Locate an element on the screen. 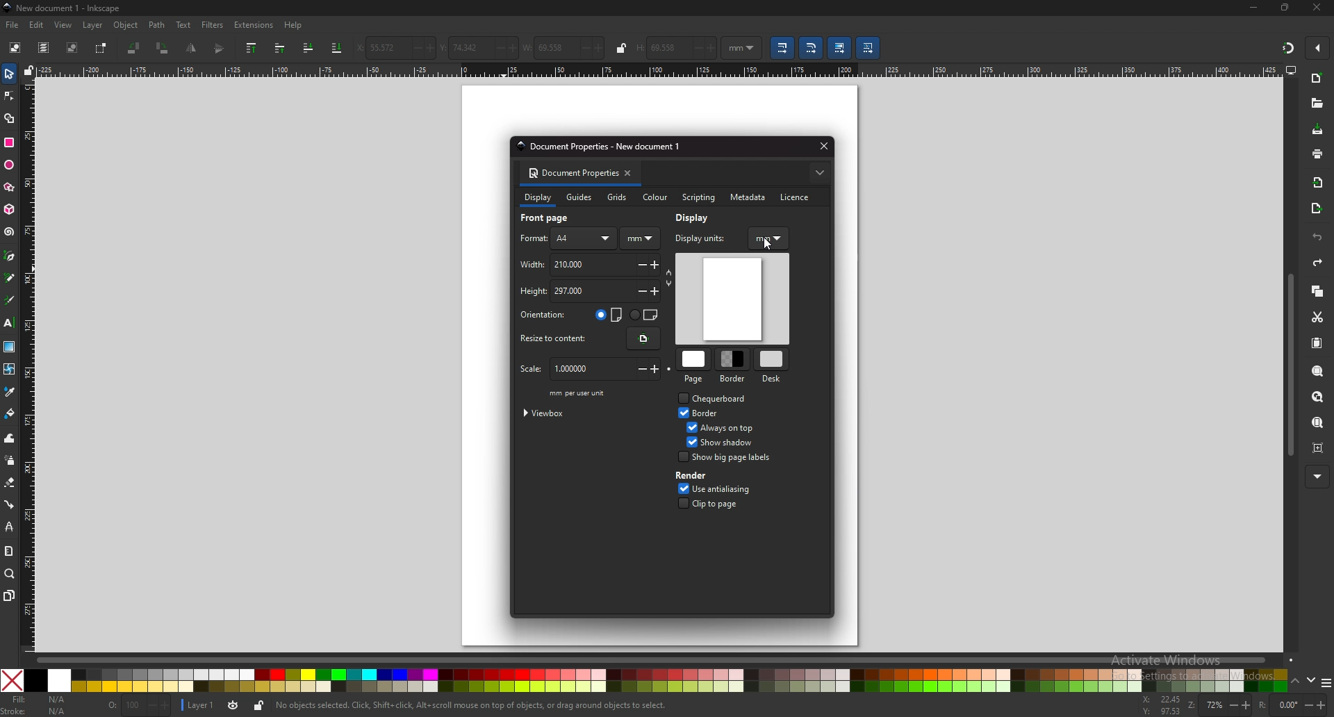  No objects selected. Click, Shift+ click, Alt scroll mouse on top of objects, or drag around objects to select, is located at coordinates (485, 705).